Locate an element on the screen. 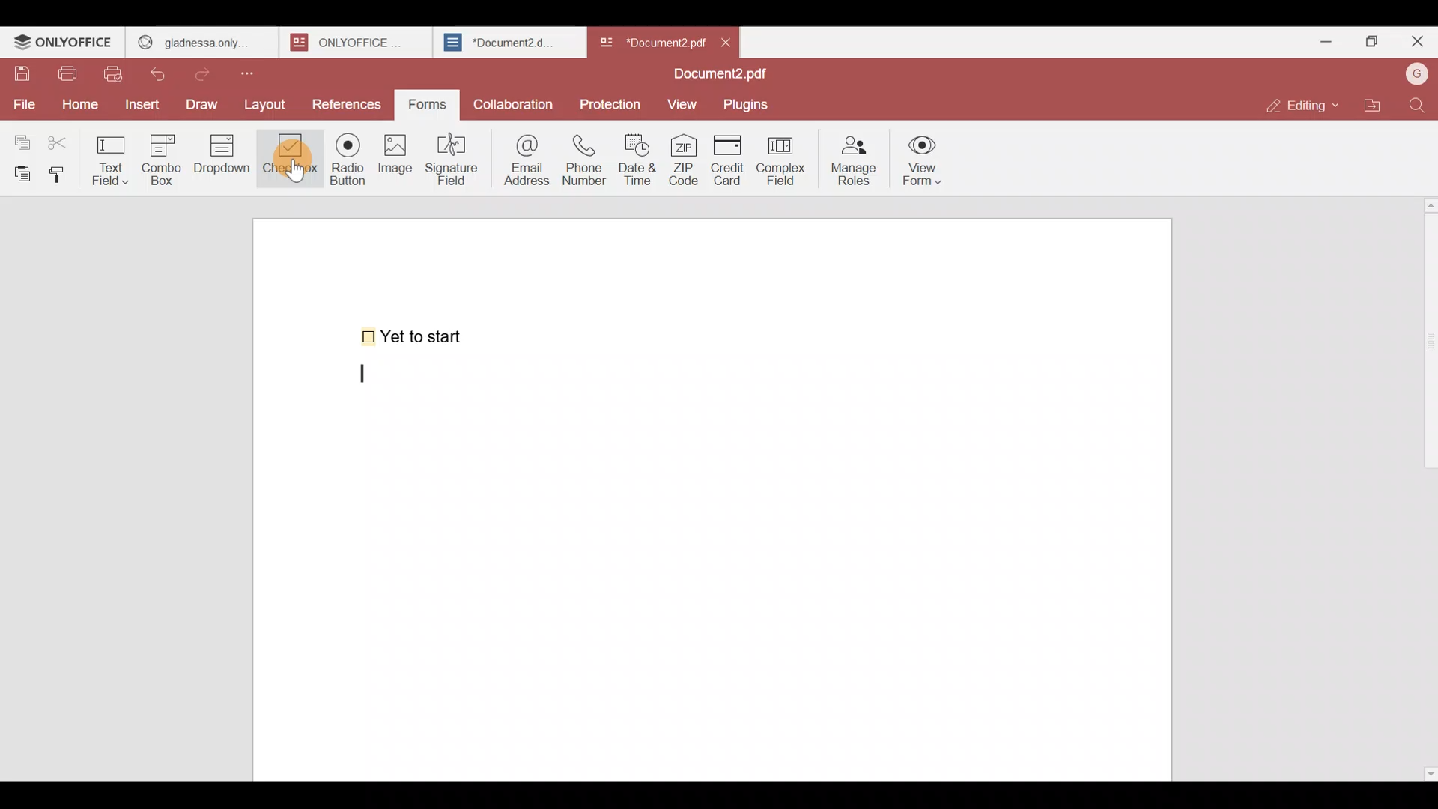 The image size is (1438, 809). Signature field is located at coordinates (456, 157).